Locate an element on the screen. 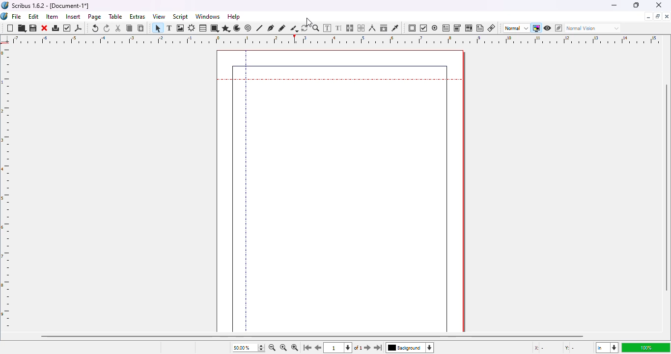 This screenshot has height=354, width=671. edit text with story editor is located at coordinates (339, 28).